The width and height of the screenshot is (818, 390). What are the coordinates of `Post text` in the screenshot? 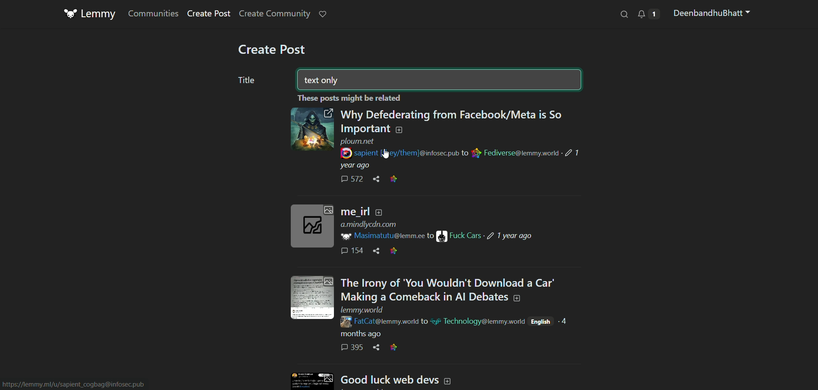 It's located at (355, 212).